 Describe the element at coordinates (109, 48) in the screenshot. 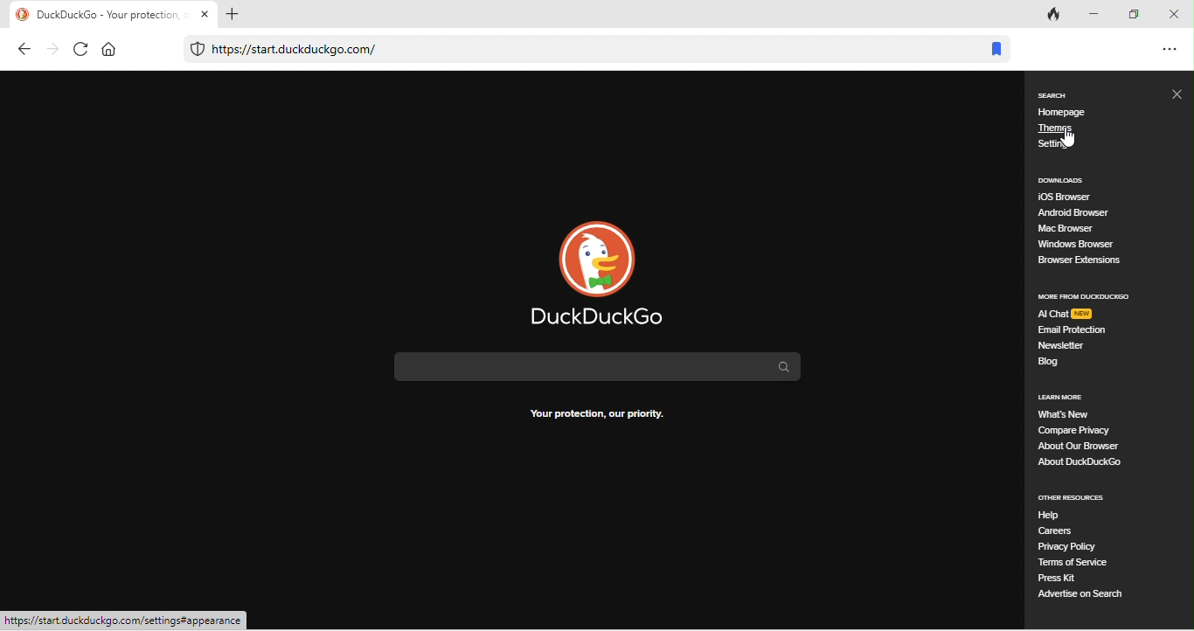

I see `home` at that location.